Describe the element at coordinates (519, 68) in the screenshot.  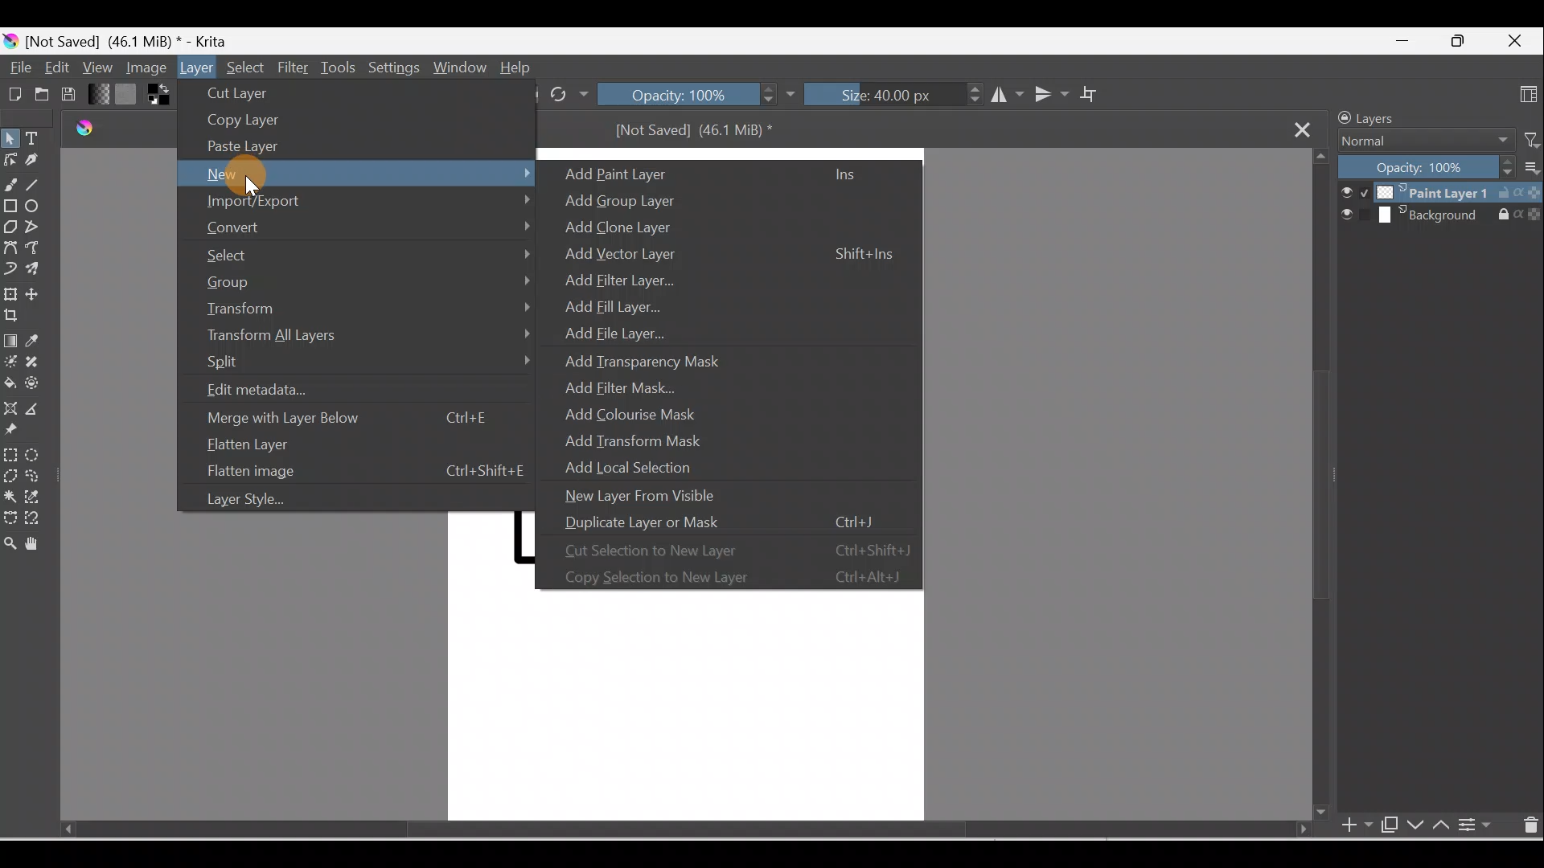
I see `Help` at that location.